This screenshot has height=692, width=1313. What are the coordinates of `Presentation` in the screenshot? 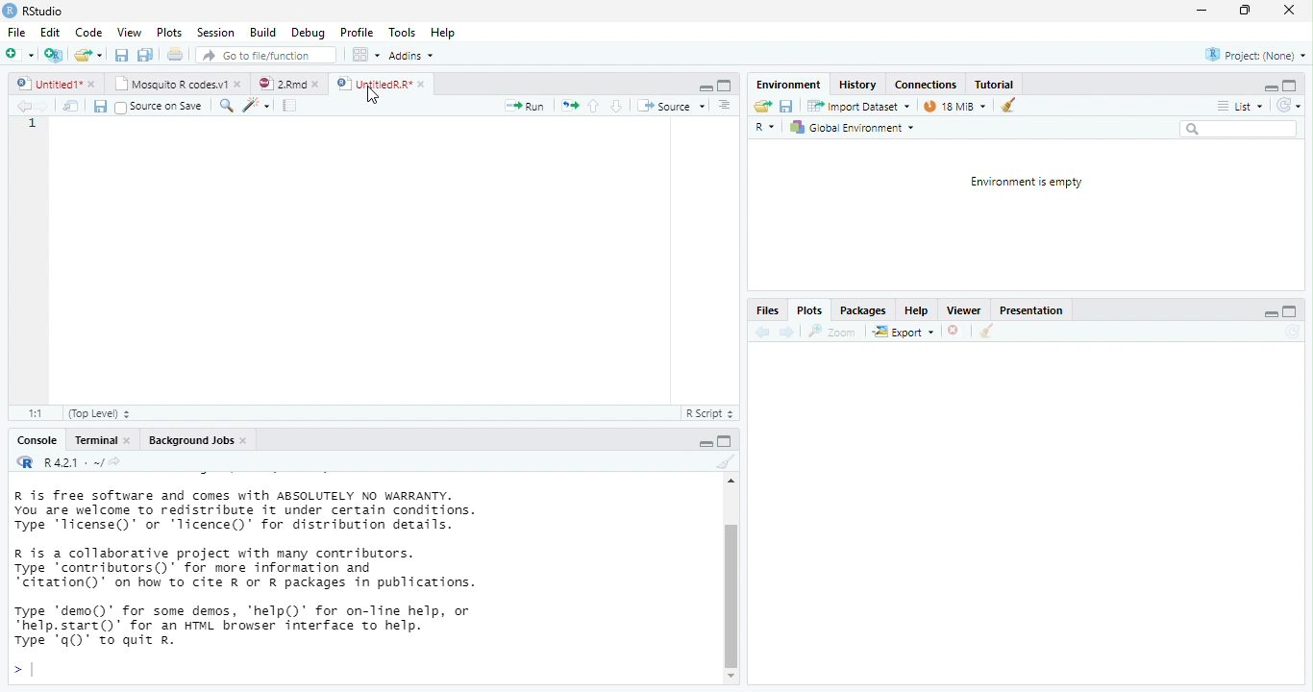 It's located at (1029, 312).